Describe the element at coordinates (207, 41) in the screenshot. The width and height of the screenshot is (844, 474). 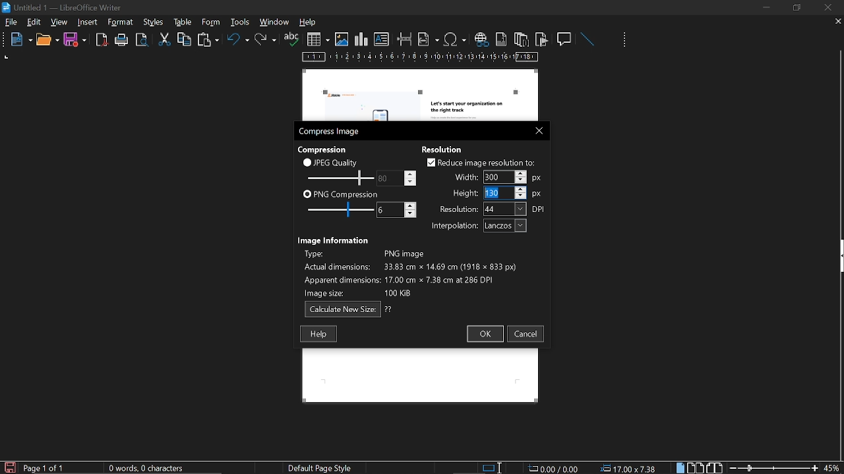
I see `paste` at that location.